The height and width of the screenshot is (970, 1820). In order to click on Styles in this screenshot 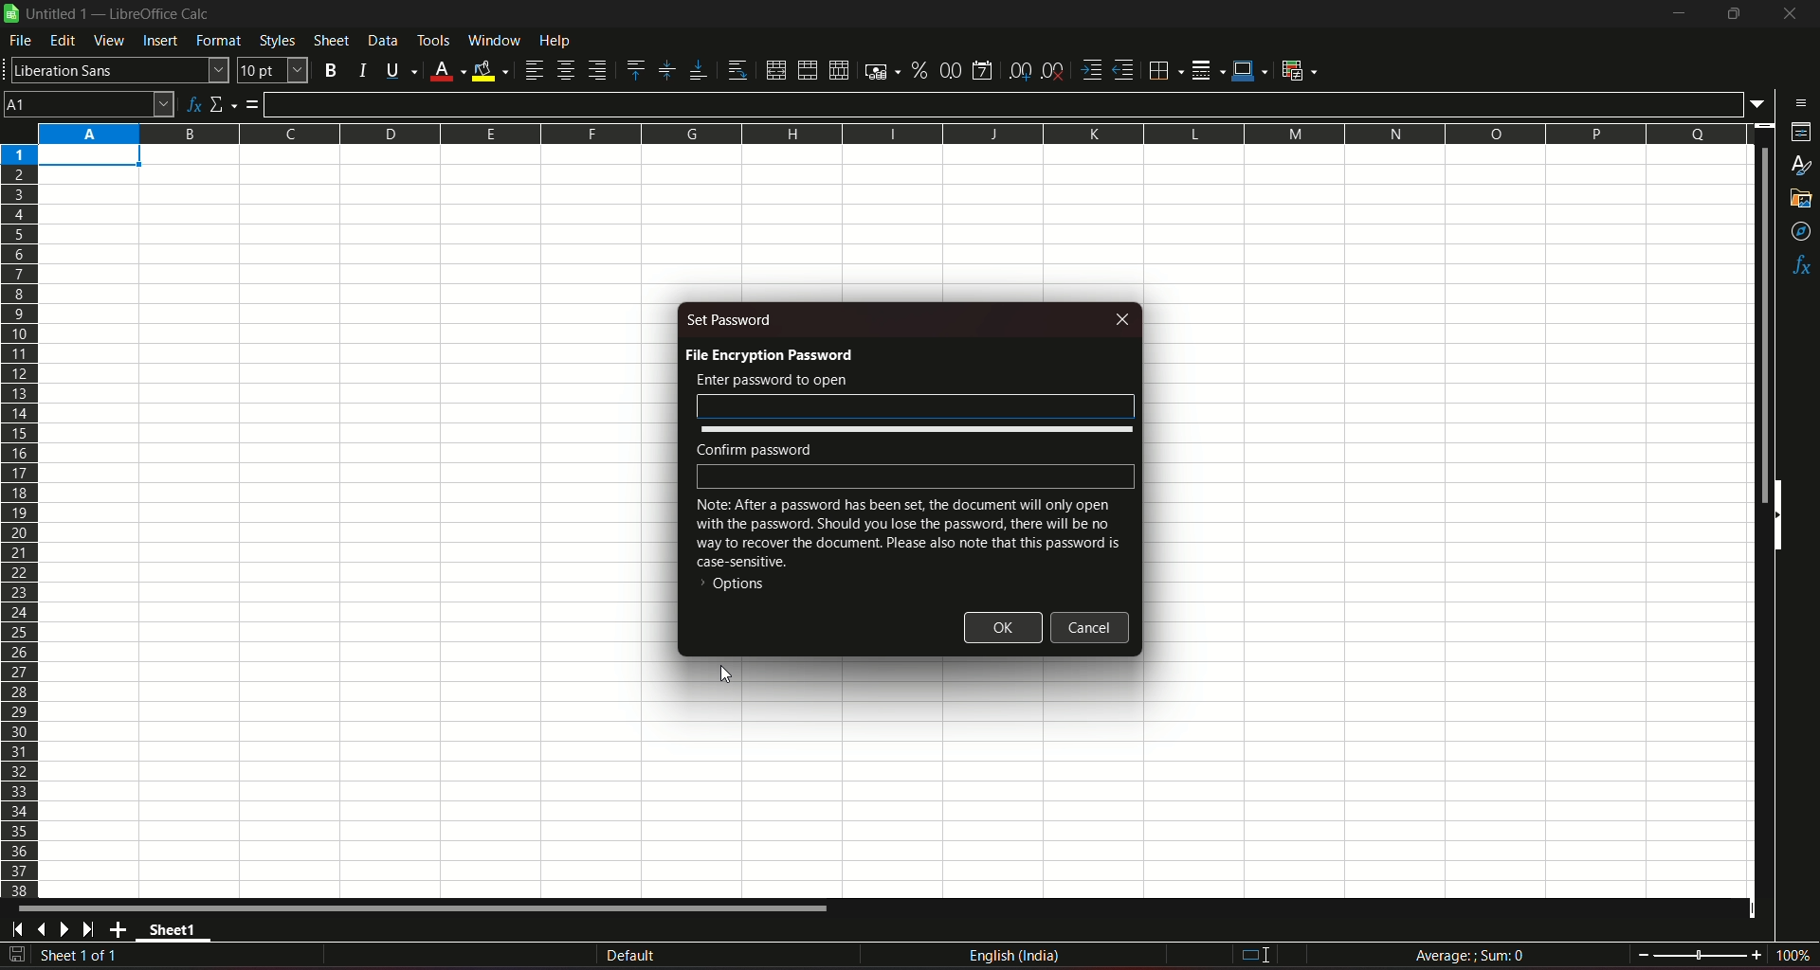, I will do `click(275, 41)`.